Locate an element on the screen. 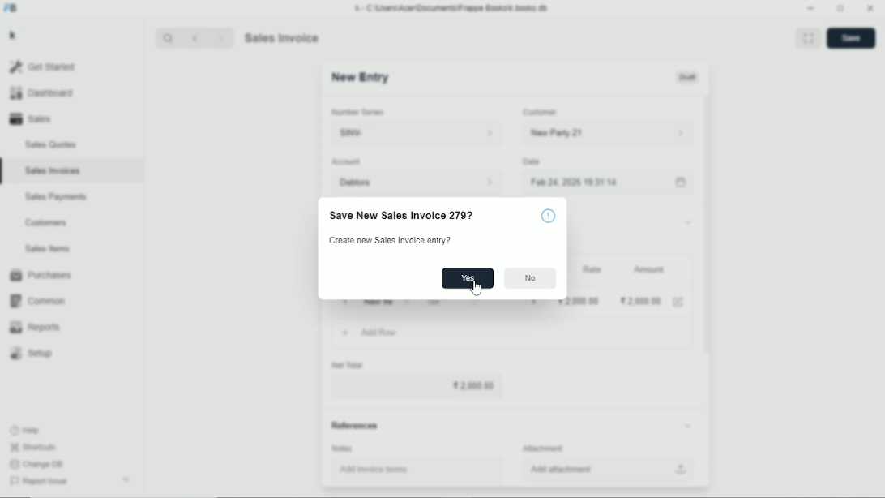  No is located at coordinates (532, 278).